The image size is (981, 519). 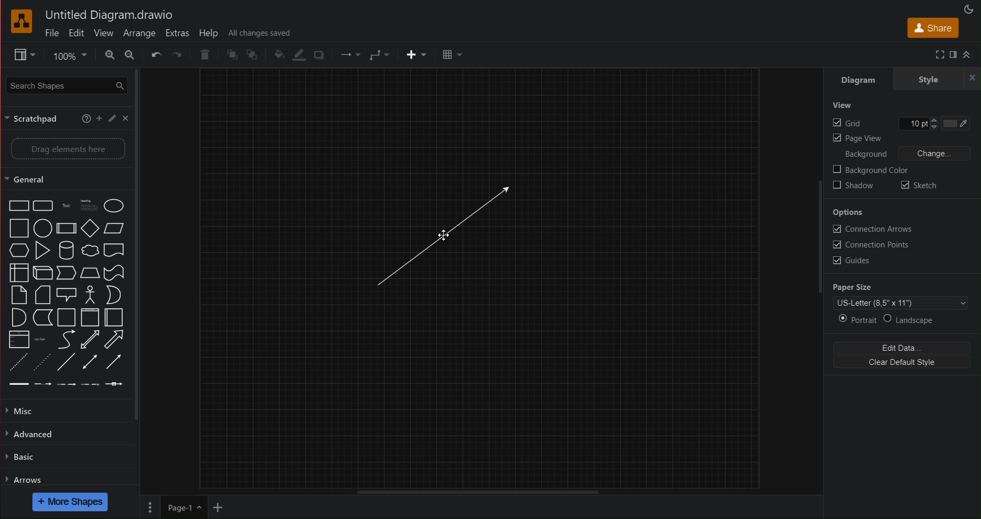 I want to click on Share, so click(x=931, y=27).